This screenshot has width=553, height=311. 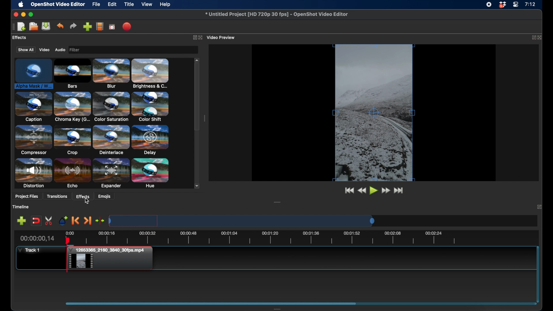 What do you see at coordinates (21, 27) in the screenshot?
I see `new project` at bounding box center [21, 27].